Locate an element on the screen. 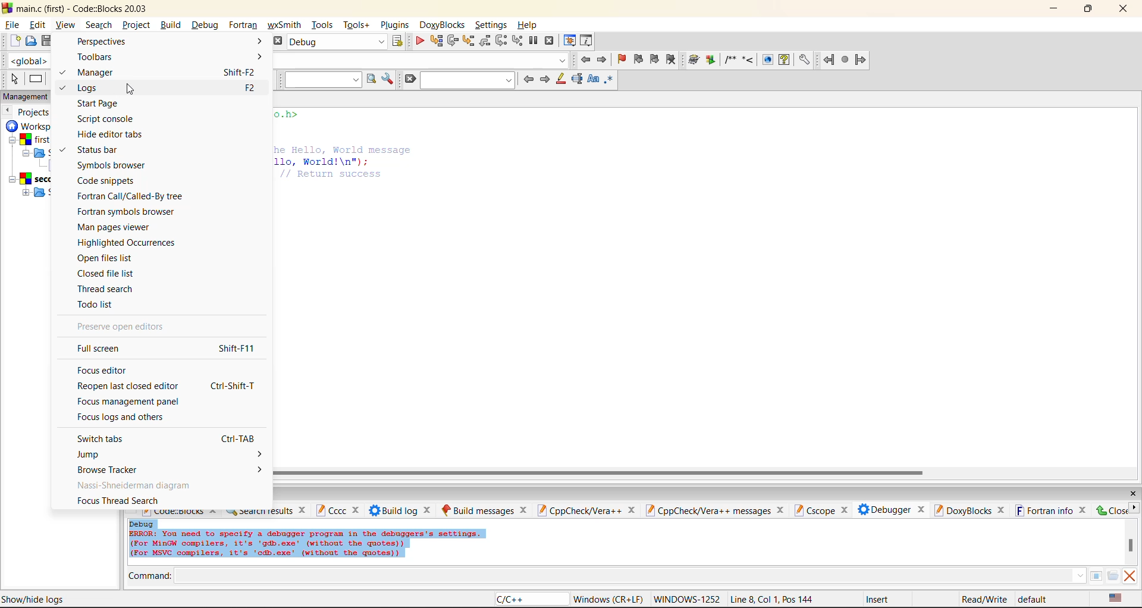  cursor is located at coordinates (131, 89).